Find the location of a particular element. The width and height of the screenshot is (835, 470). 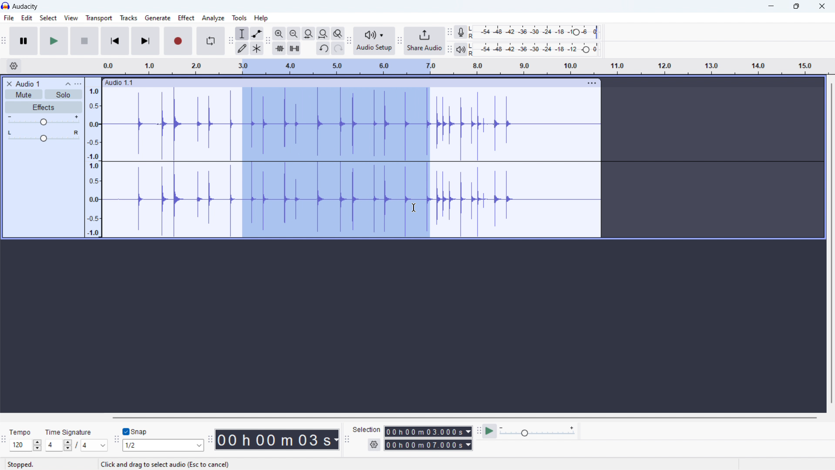

undo is located at coordinates (323, 48).